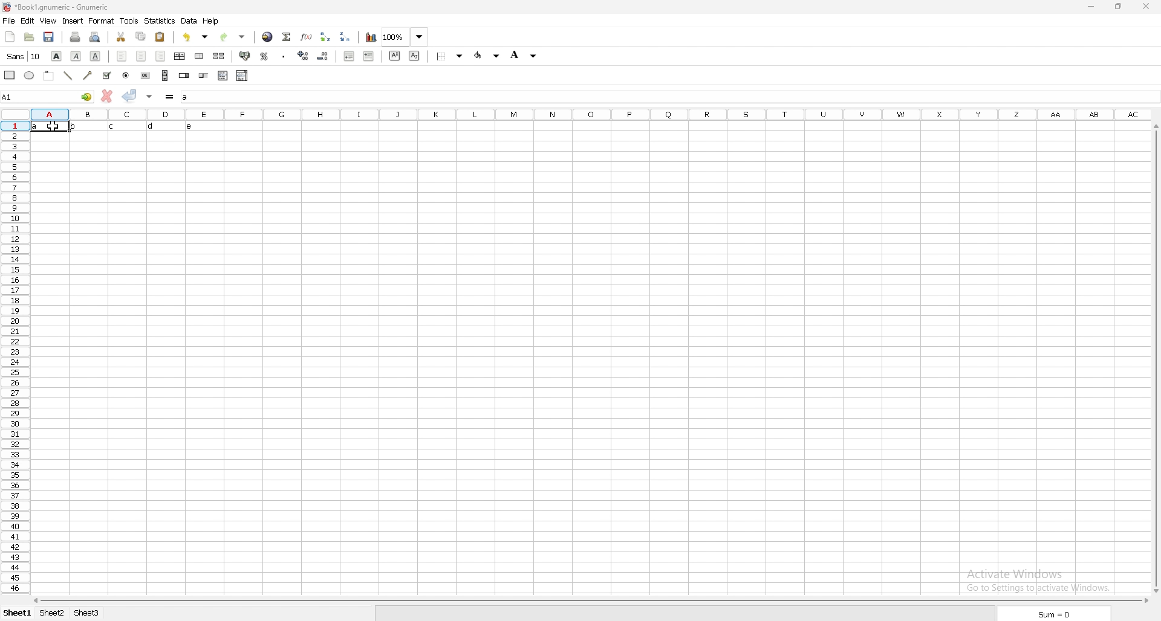  I want to click on format, so click(101, 21).